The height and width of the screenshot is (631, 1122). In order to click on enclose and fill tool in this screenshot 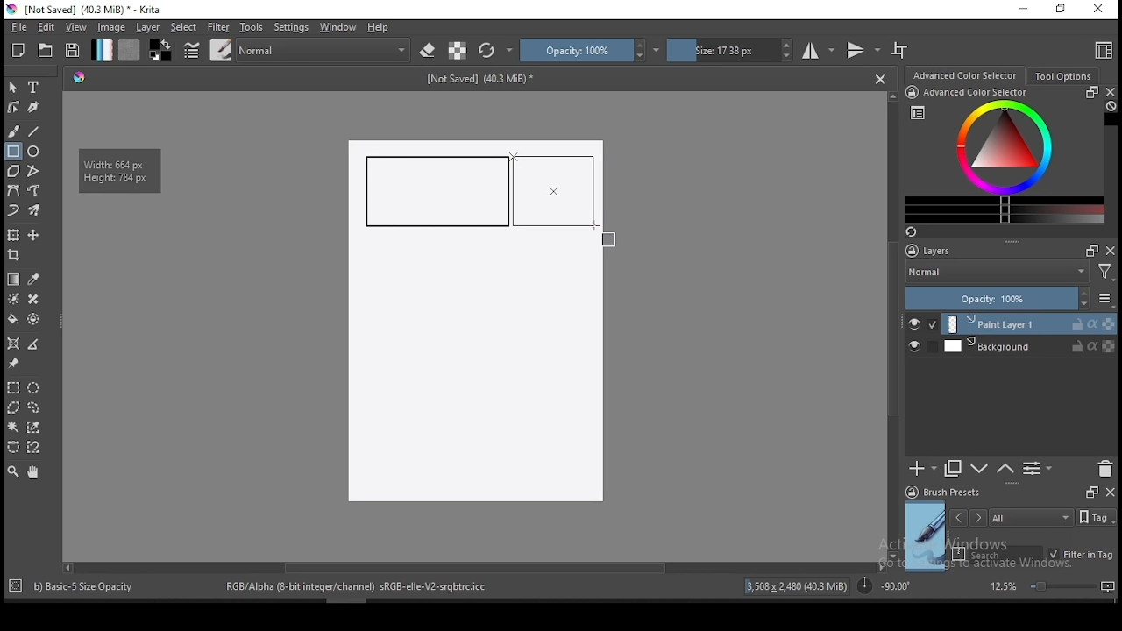, I will do `click(33, 319)`.